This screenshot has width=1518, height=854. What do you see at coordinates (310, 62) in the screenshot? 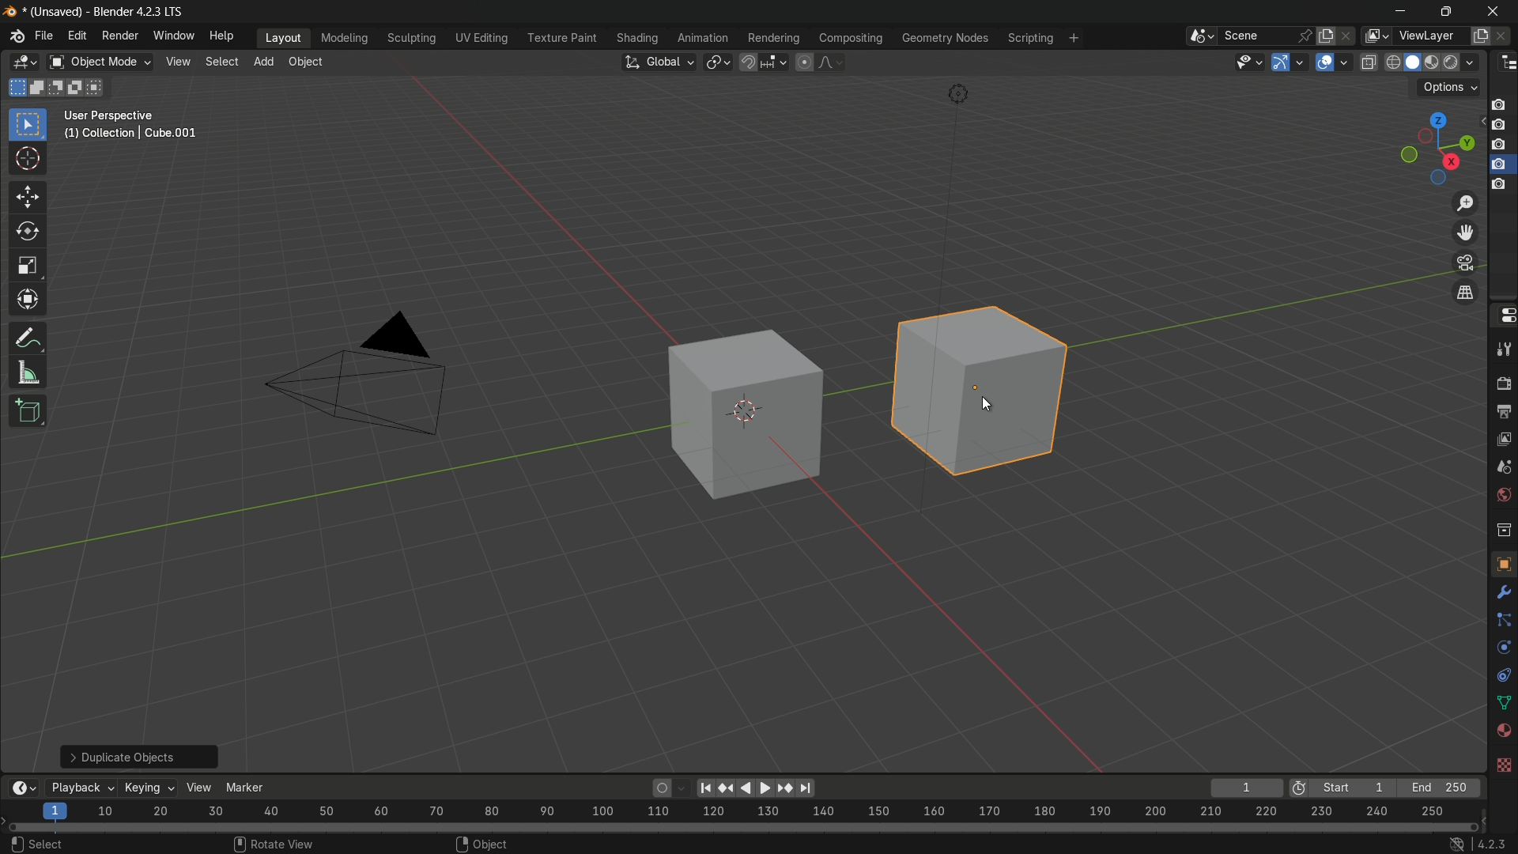
I see `object tab` at bounding box center [310, 62].